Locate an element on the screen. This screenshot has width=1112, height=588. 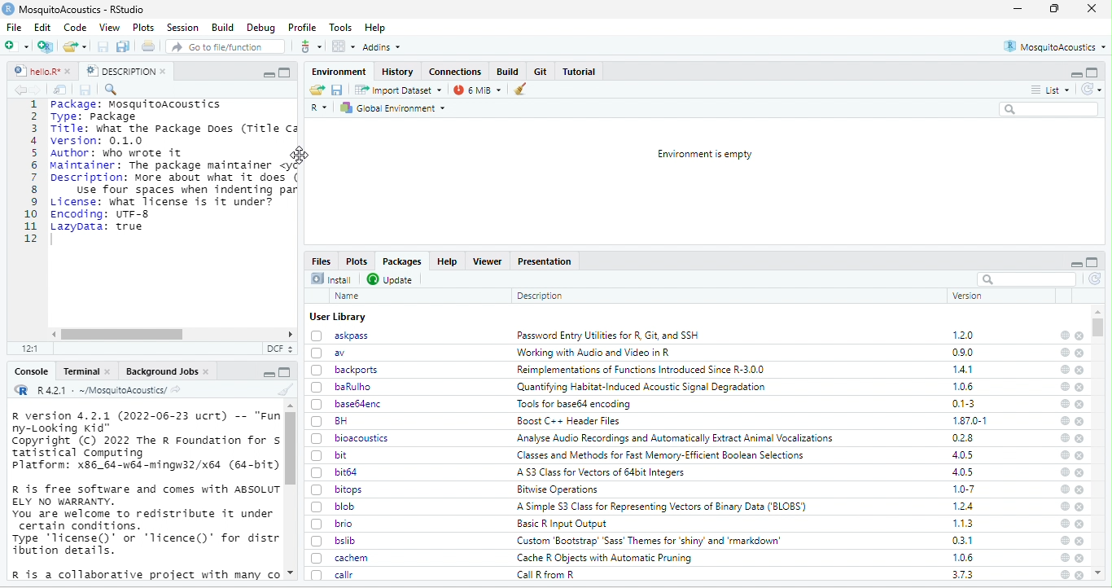
Addins is located at coordinates (382, 46).